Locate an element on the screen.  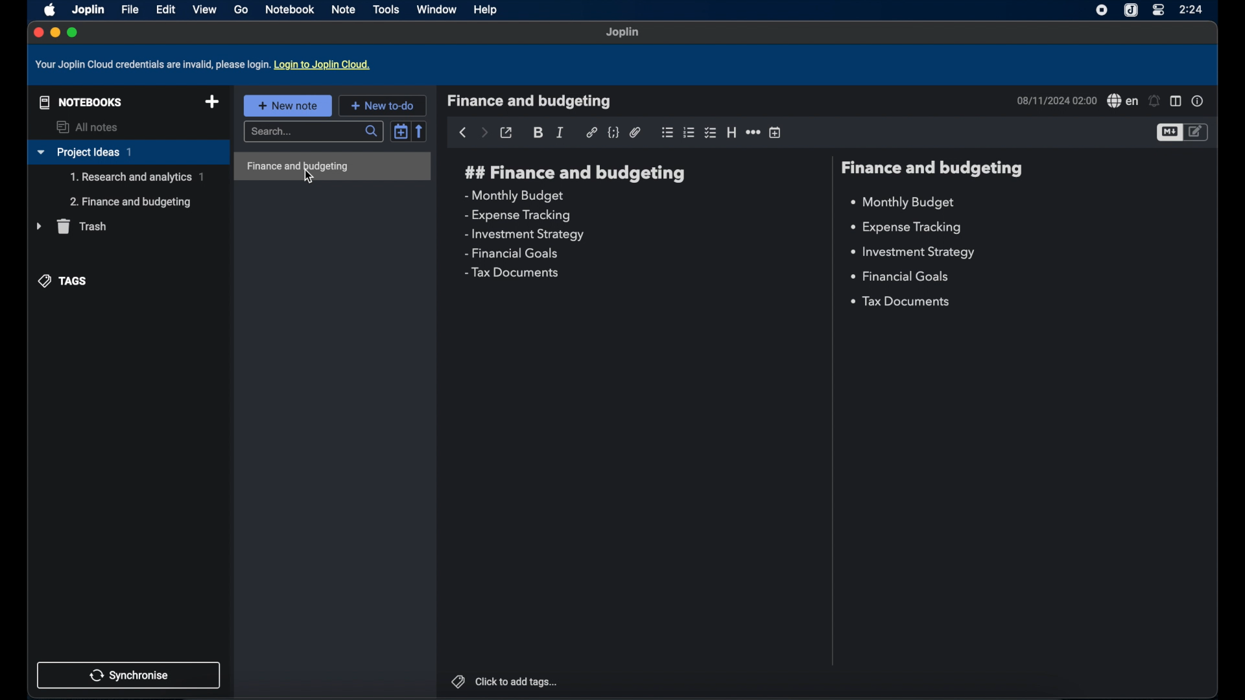
investment strategy is located at coordinates (912, 252).